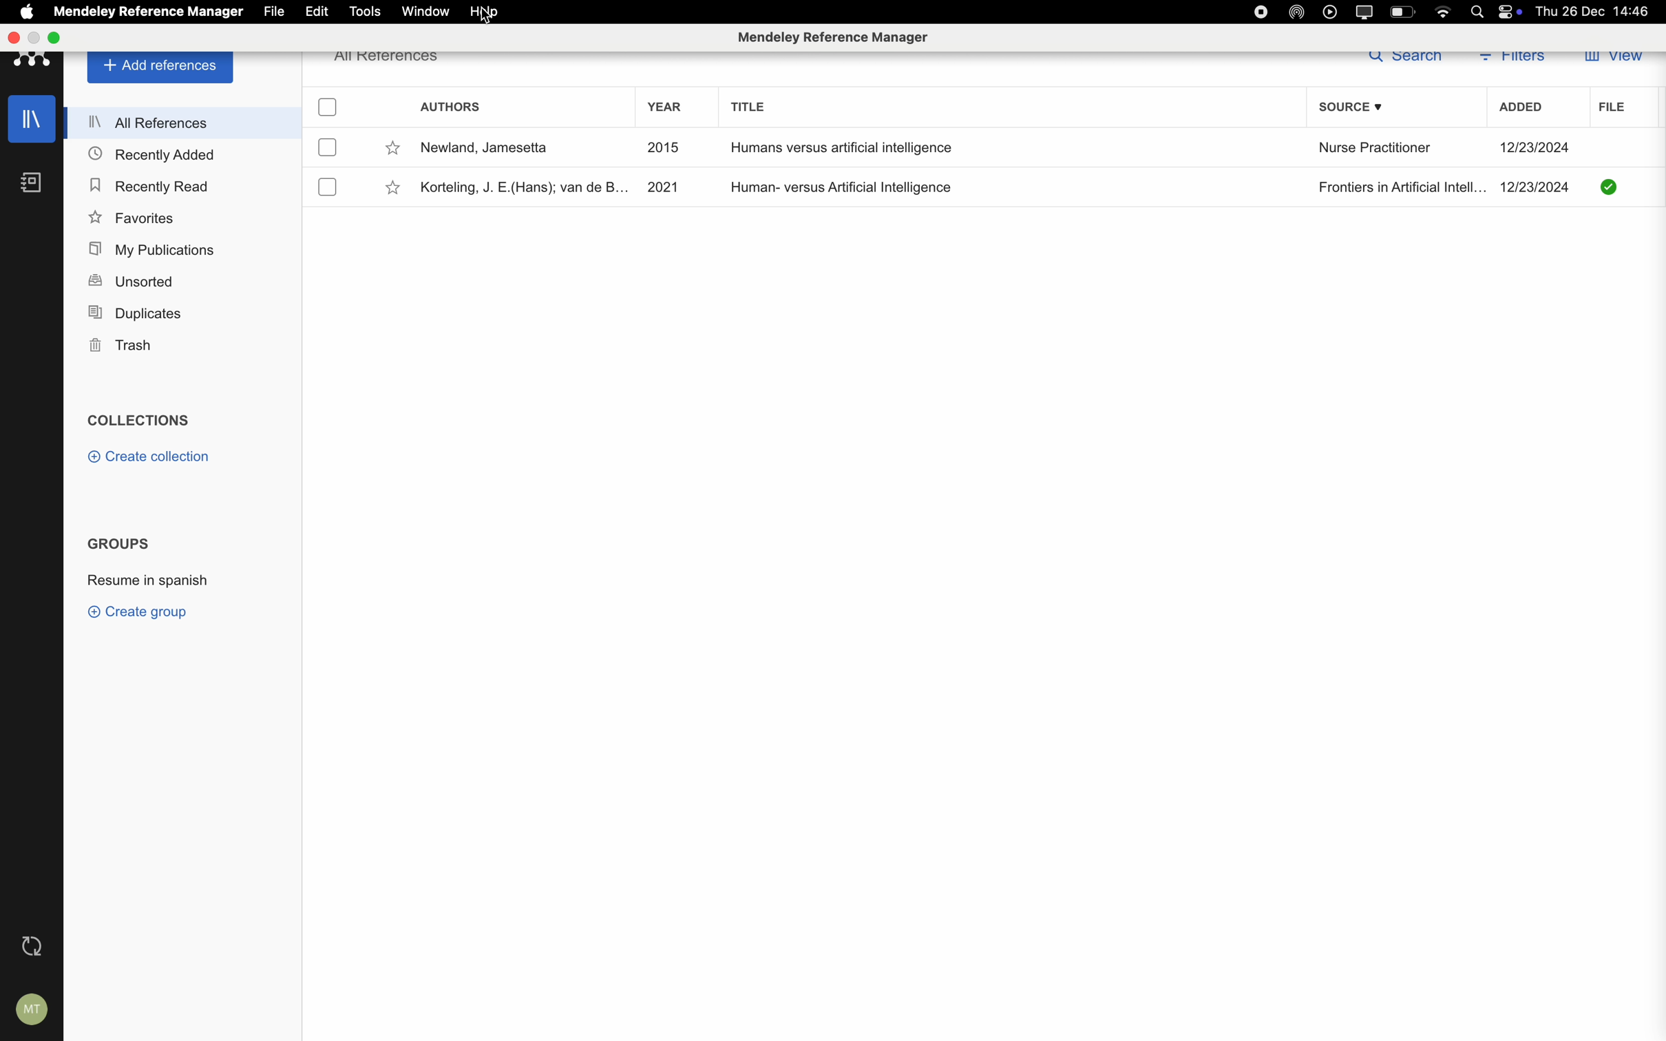 This screenshot has height=1041, width=1666. What do you see at coordinates (136, 312) in the screenshot?
I see `Duplicates` at bounding box center [136, 312].